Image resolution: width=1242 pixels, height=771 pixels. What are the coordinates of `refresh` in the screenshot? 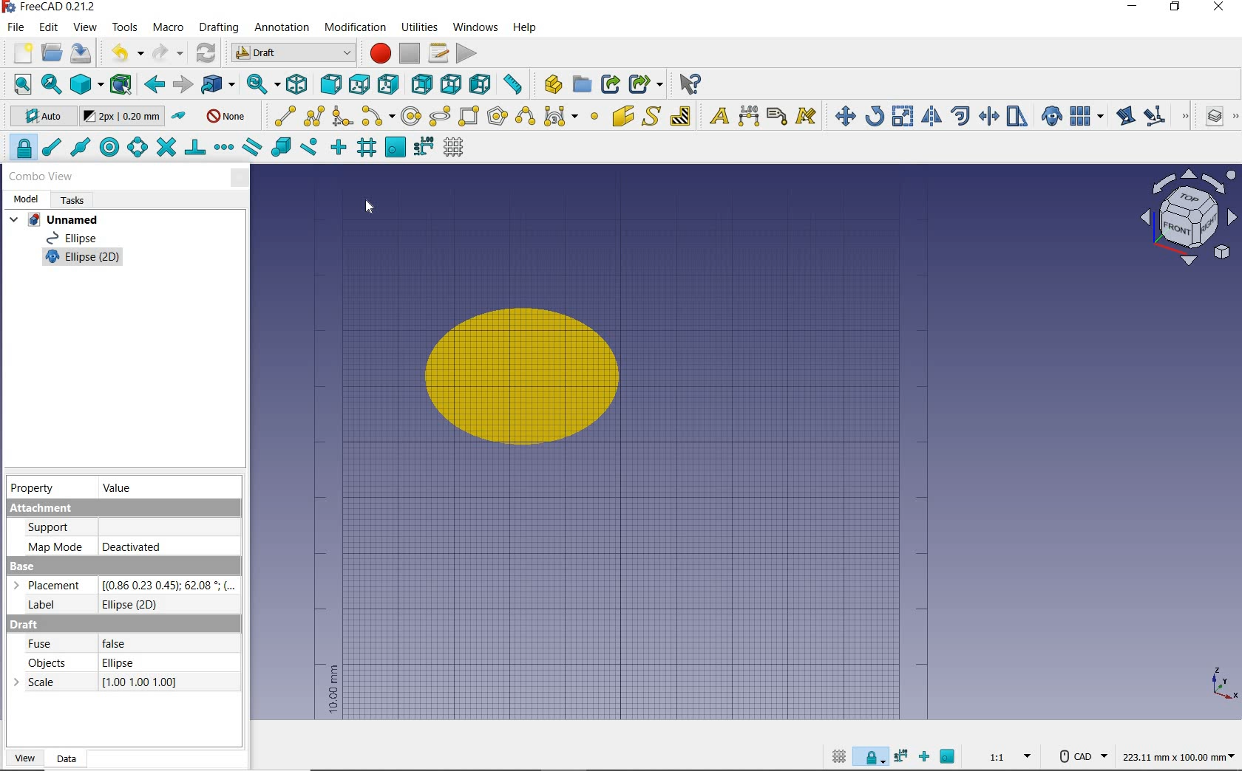 It's located at (206, 55).